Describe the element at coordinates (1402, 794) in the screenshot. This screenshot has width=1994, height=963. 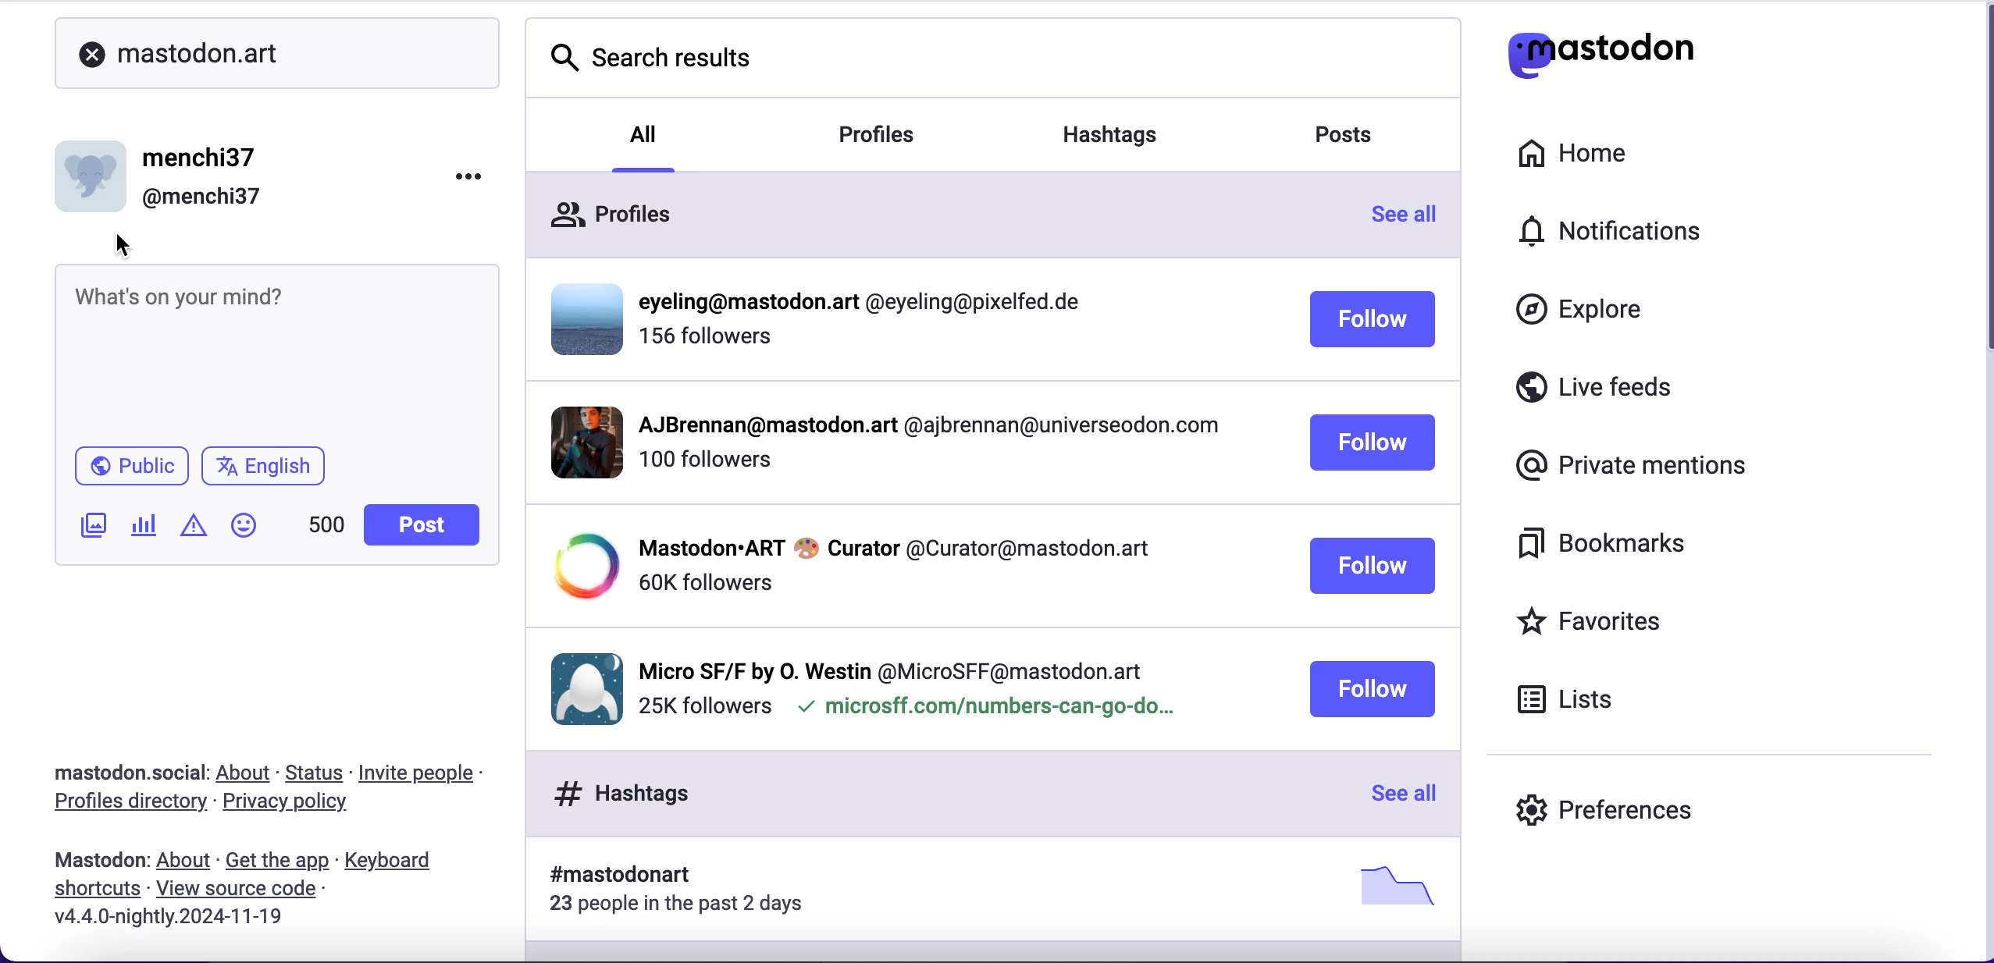
I see `see all` at that location.